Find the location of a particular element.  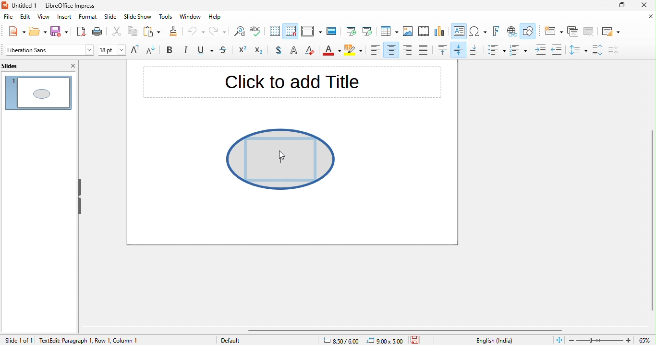

clone formatting  is located at coordinates (172, 32).